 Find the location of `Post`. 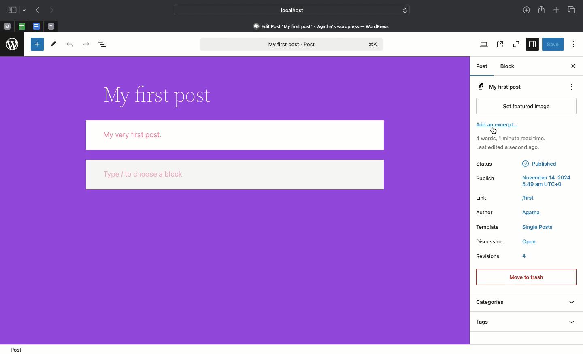

Post is located at coordinates (15, 349).